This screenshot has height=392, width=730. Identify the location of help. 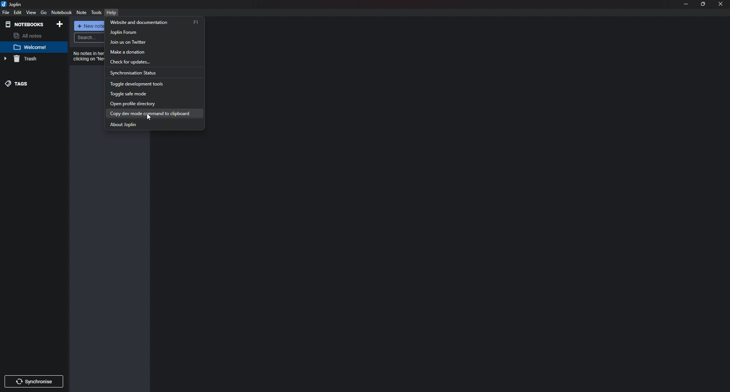
(111, 13).